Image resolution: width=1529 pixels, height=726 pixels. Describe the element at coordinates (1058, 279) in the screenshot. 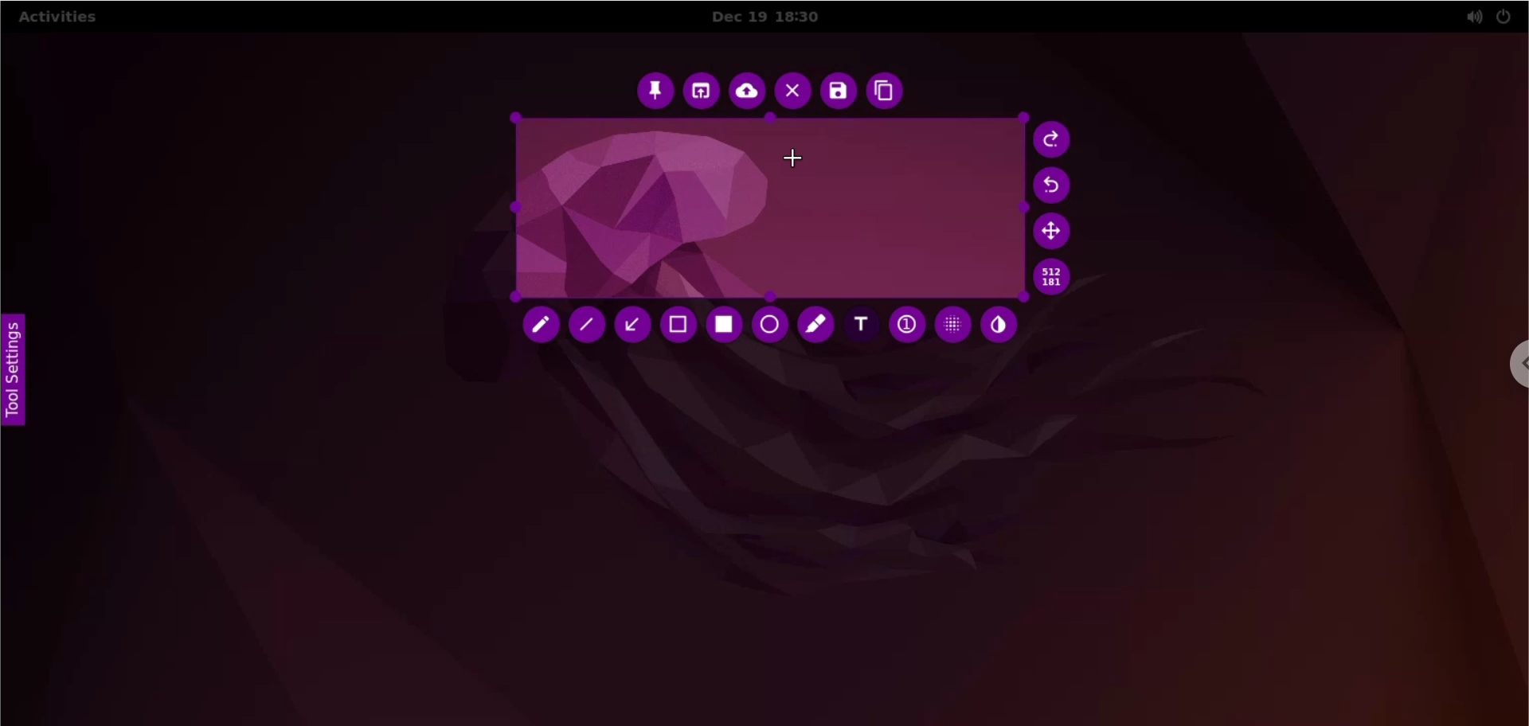

I see `x and y coordinates values` at that location.